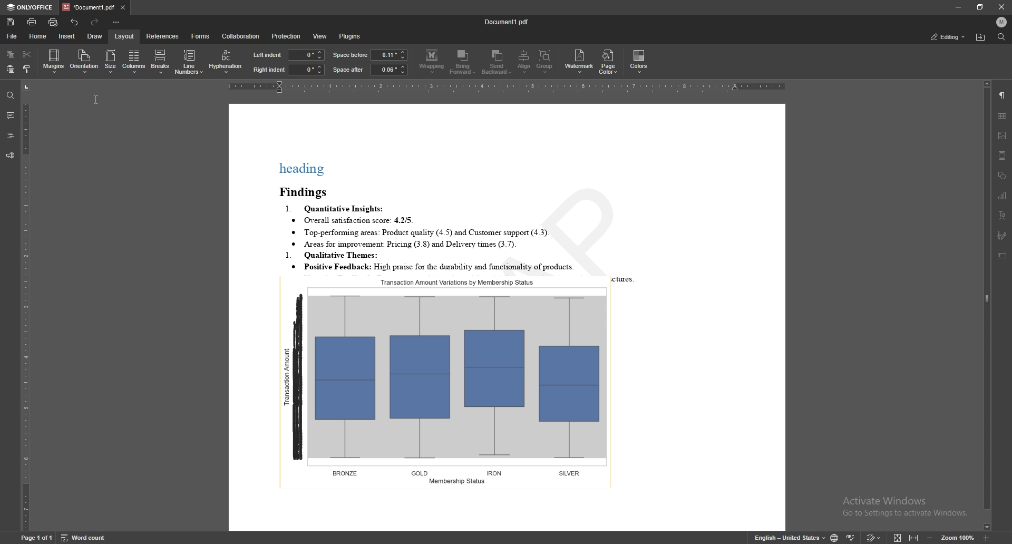  Describe the element at coordinates (269, 70) in the screenshot. I see `right indent` at that location.